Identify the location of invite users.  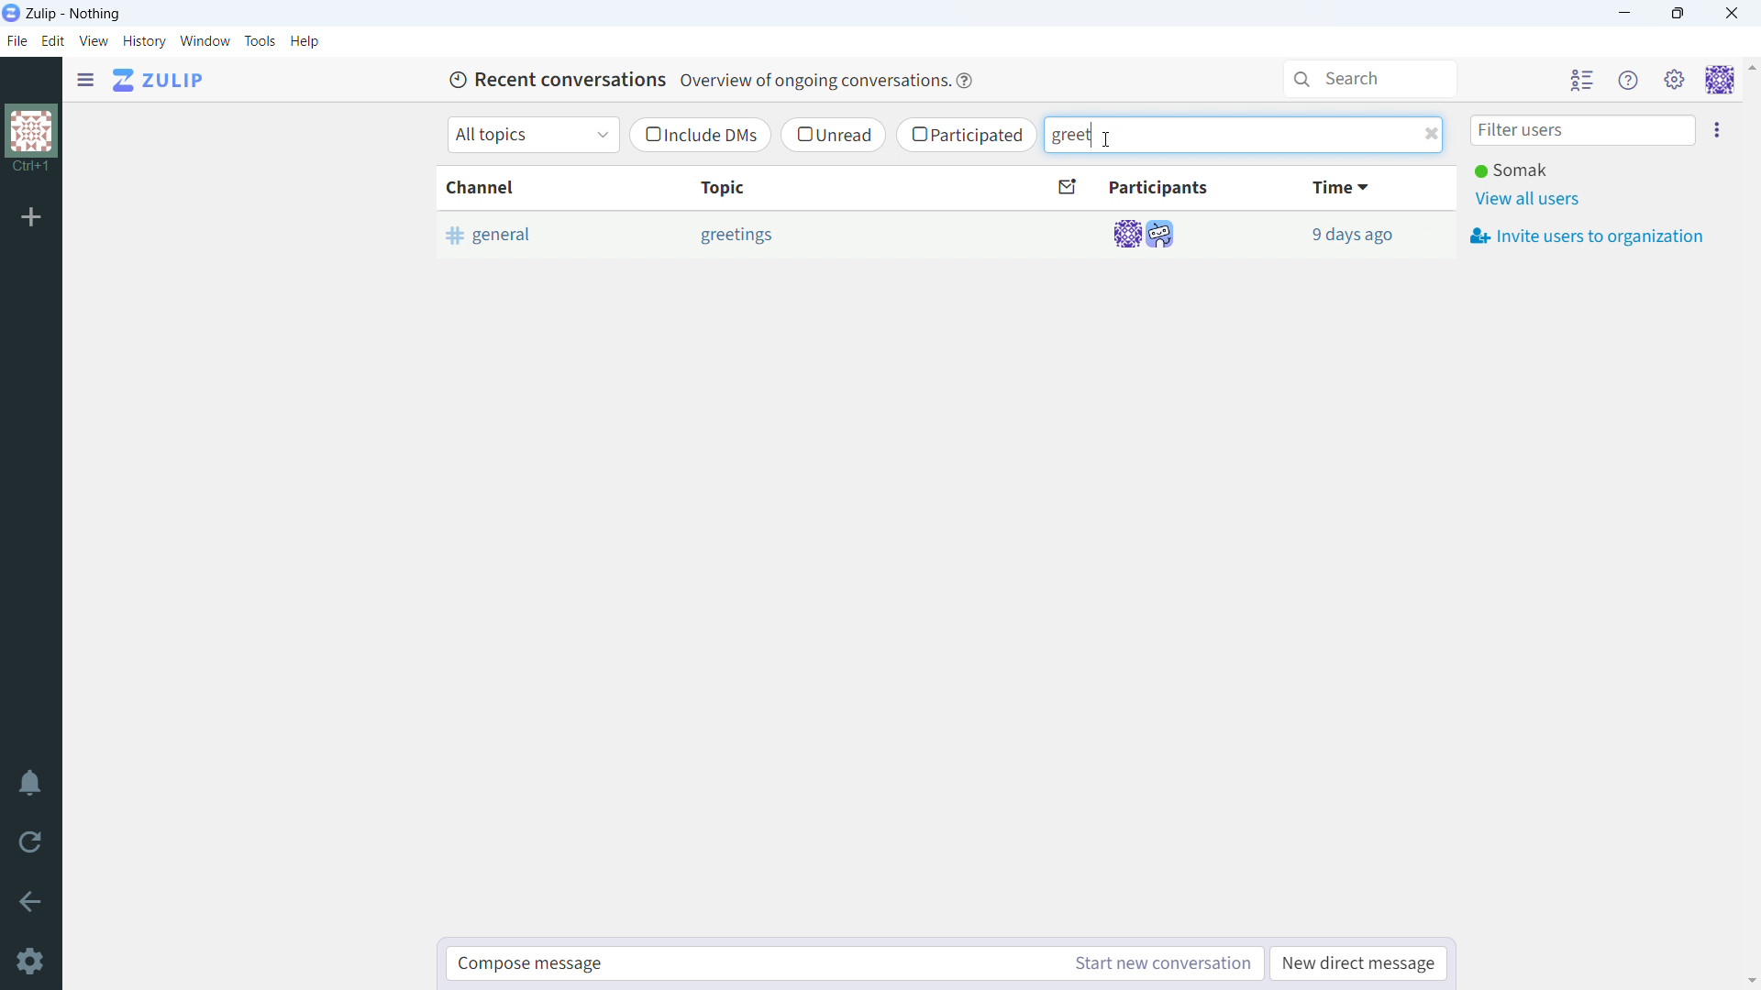
(1717, 129).